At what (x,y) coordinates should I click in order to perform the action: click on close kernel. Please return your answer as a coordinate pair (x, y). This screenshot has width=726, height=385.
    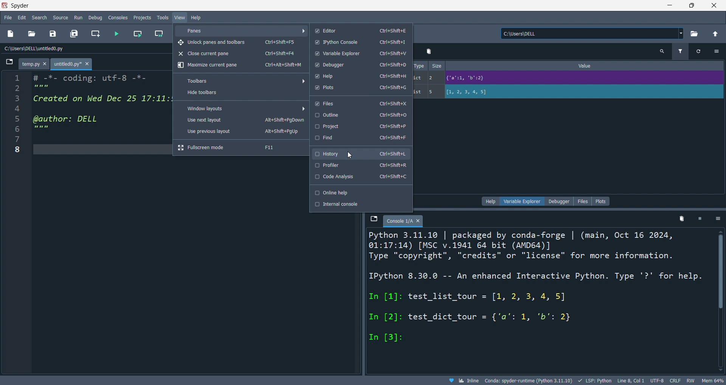
    Looking at the image, I should click on (701, 220).